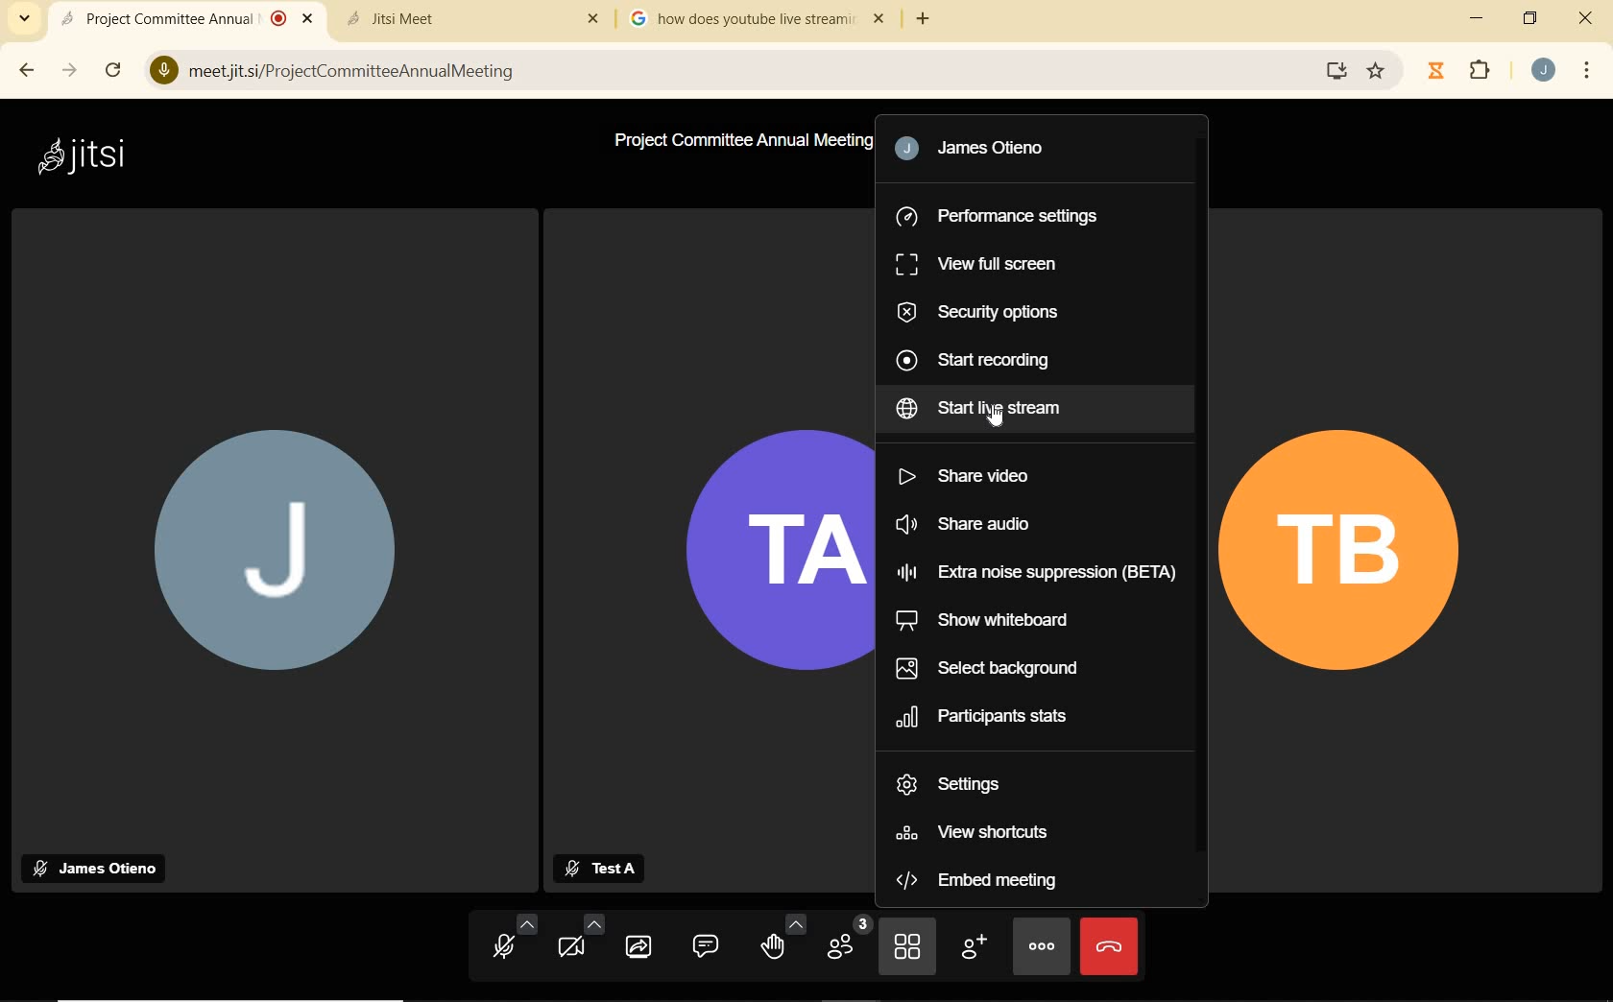 Image resolution: width=1613 pixels, height=1002 pixels. Describe the element at coordinates (782, 942) in the screenshot. I see `raise hand` at that location.